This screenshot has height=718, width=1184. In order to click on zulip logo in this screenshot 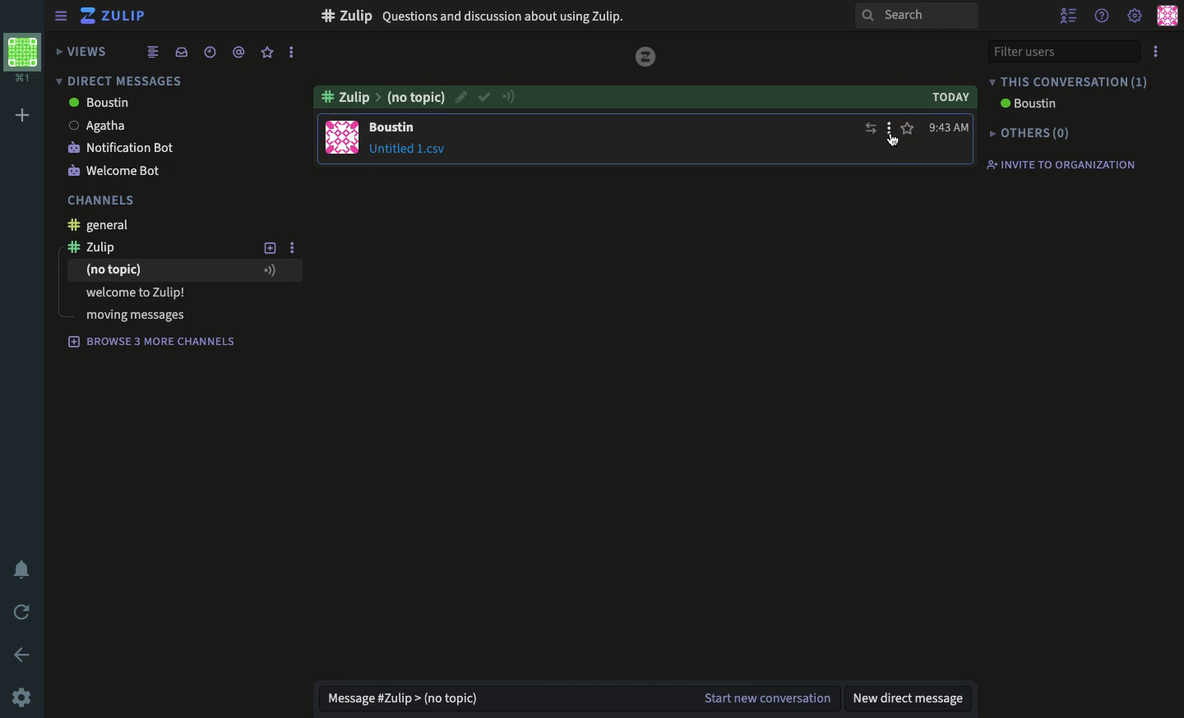, I will do `click(89, 15)`.